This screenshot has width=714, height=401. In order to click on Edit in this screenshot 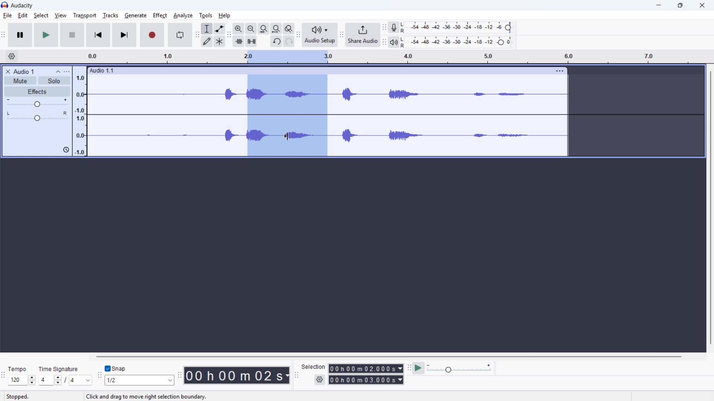, I will do `click(22, 16)`.